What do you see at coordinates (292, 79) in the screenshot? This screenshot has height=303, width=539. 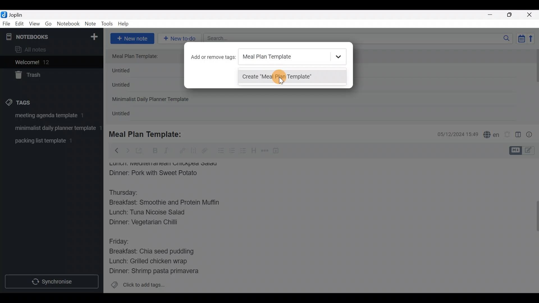 I see `Create "Meal Plan Template"` at bounding box center [292, 79].